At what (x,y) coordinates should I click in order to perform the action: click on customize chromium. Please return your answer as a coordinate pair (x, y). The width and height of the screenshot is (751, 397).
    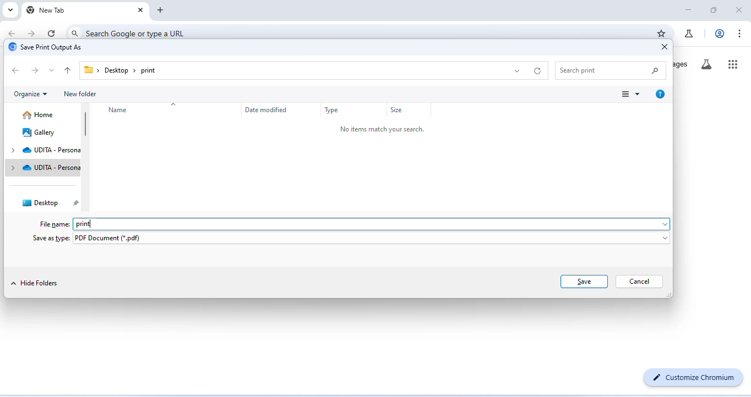
    Looking at the image, I should click on (695, 377).